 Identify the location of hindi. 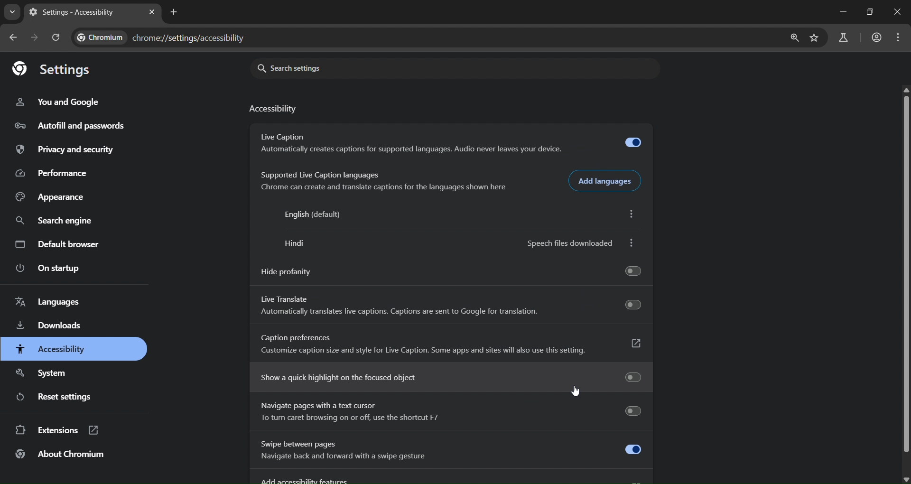
(296, 244).